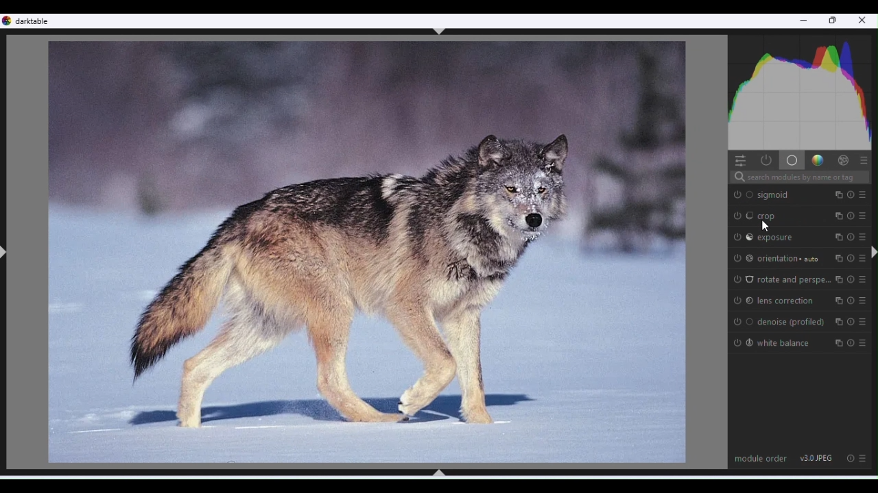 The height and width of the screenshot is (493, 878). What do you see at coordinates (5, 253) in the screenshot?
I see `ctrl+shift+l` at bounding box center [5, 253].